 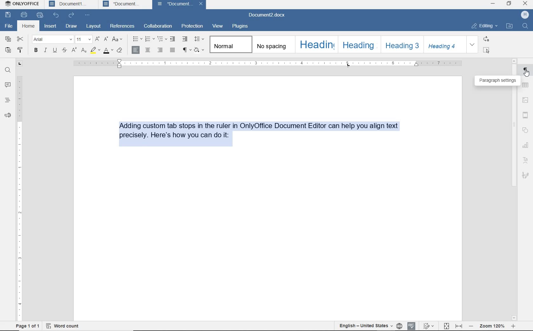 What do you see at coordinates (157, 26) in the screenshot?
I see `collaboration` at bounding box center [157, 26].